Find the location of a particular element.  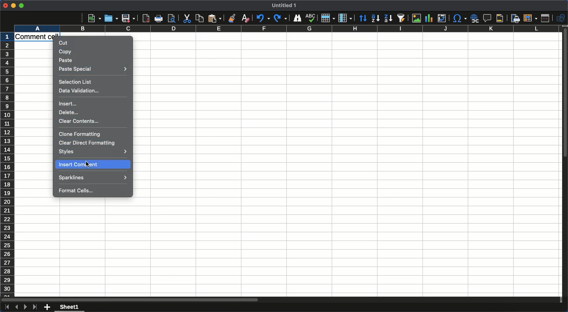

Finder is located at coordinates (298, 18).